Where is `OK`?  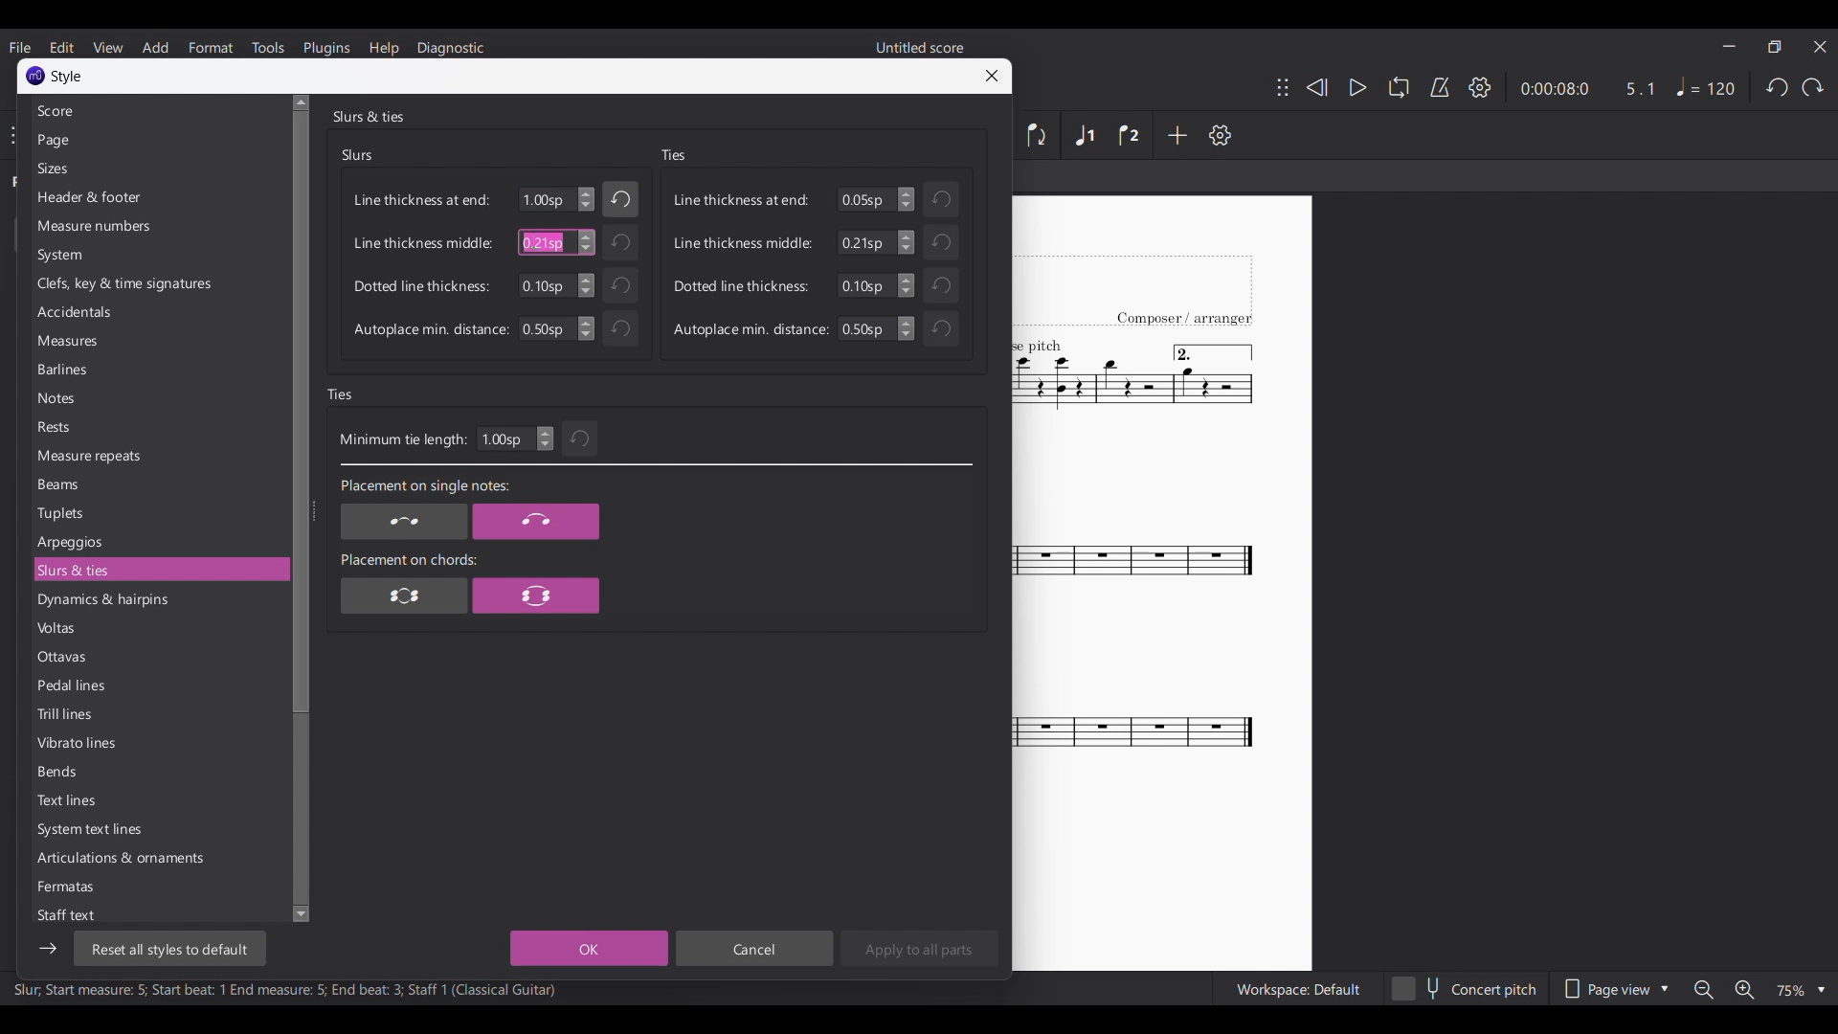 OK is located at coordinates (589, 948).